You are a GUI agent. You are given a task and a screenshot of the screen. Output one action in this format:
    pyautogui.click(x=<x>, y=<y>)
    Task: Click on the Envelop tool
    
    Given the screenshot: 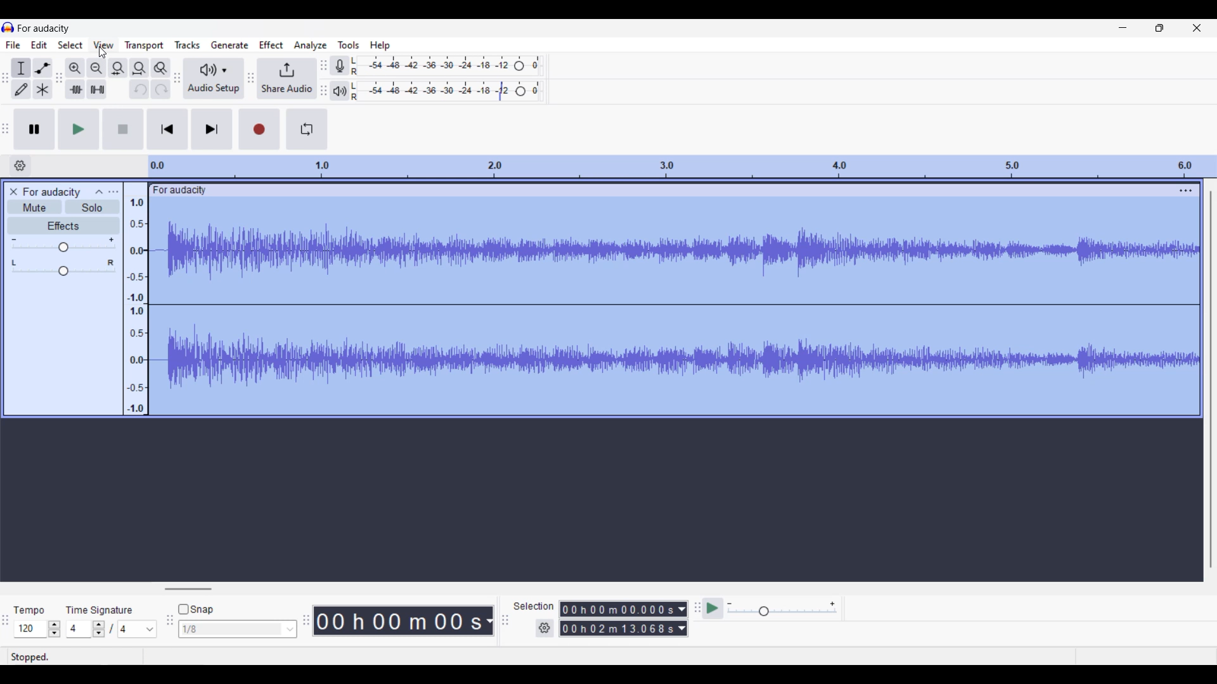 What is the action you would take?
    pyautogui.click(x=43, y=68)
    